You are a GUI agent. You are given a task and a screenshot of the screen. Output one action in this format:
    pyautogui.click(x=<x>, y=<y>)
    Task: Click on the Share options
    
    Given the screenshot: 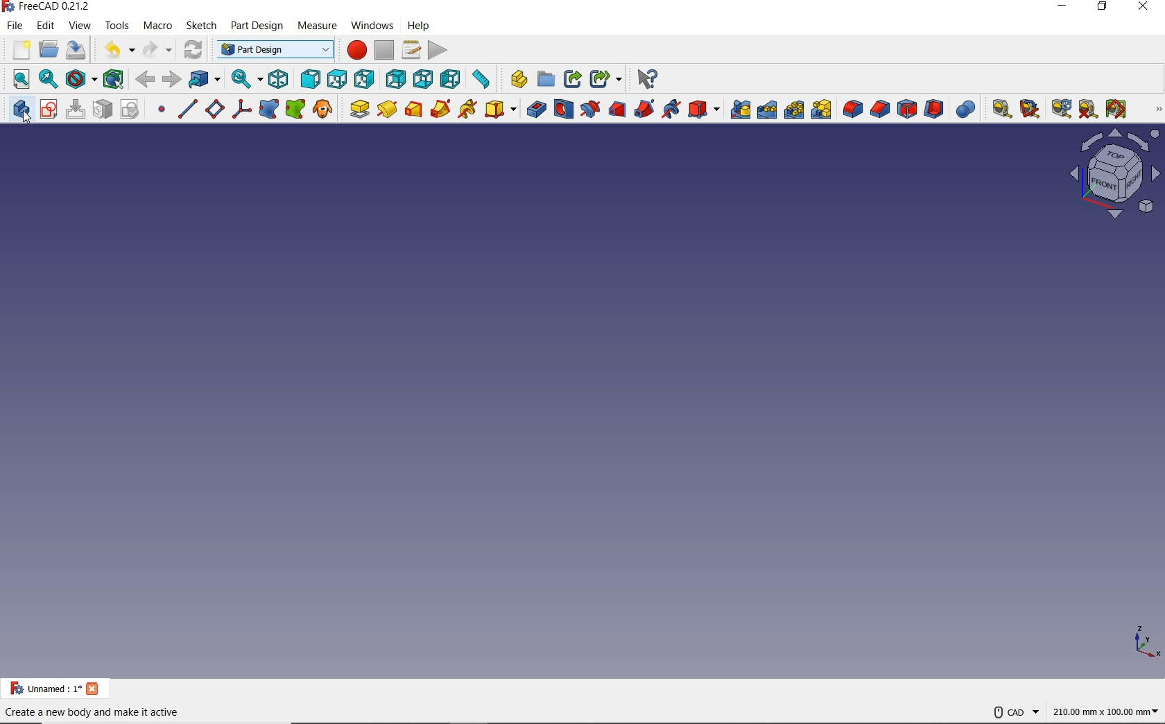 What is the action you would take?
    pyautogui.click(x=605, y=79)
    